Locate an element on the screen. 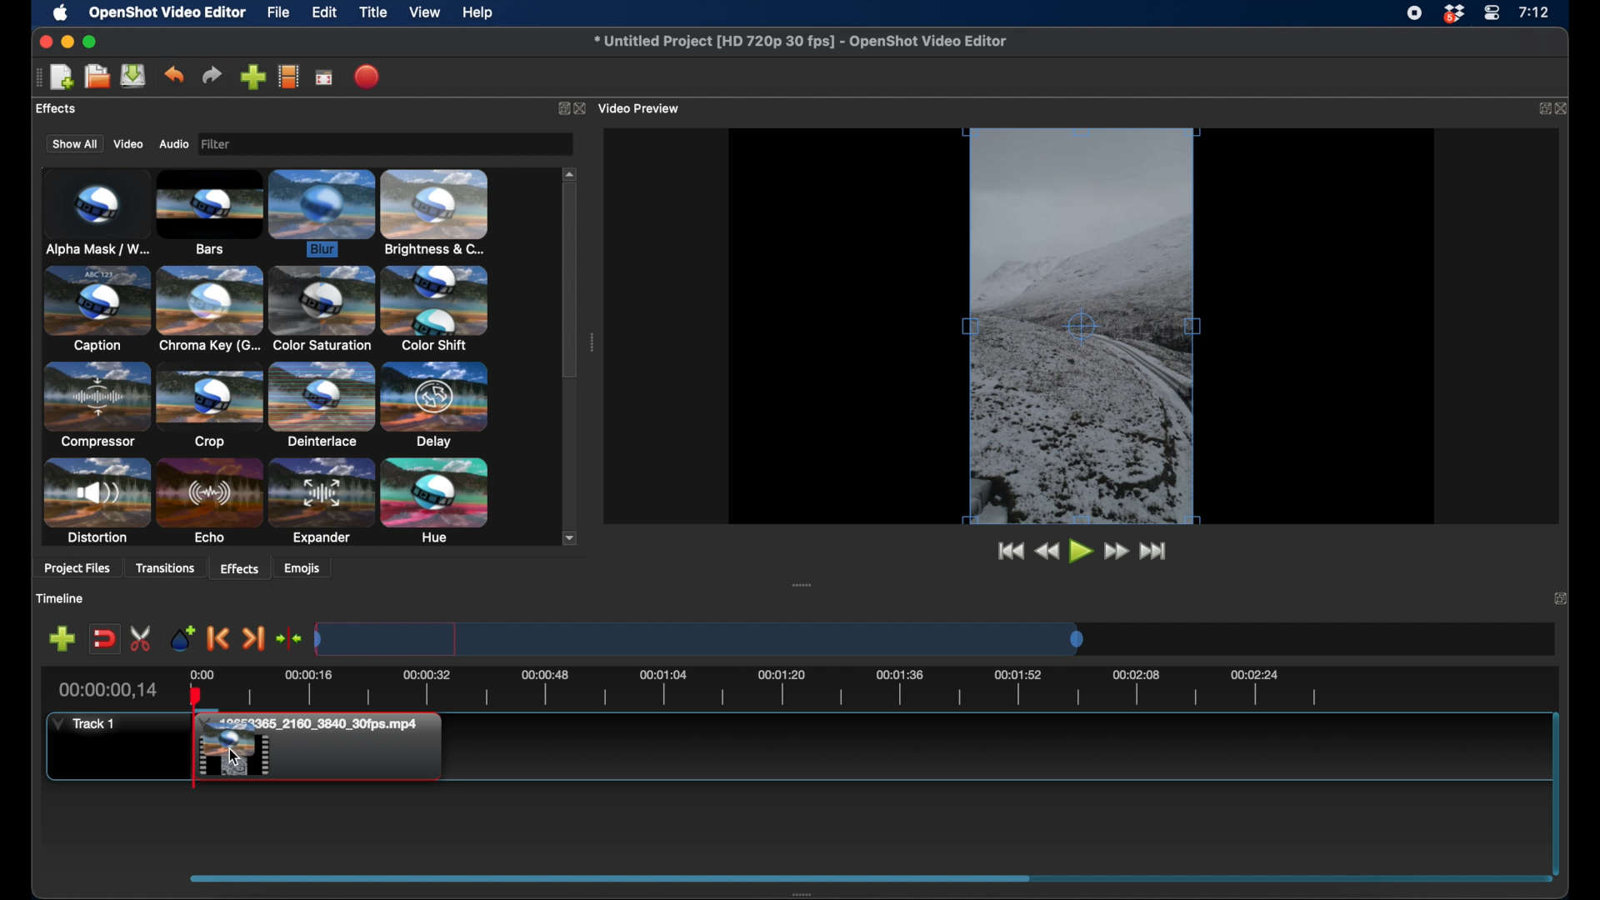  video preview is located at coordinates (1082, 327).